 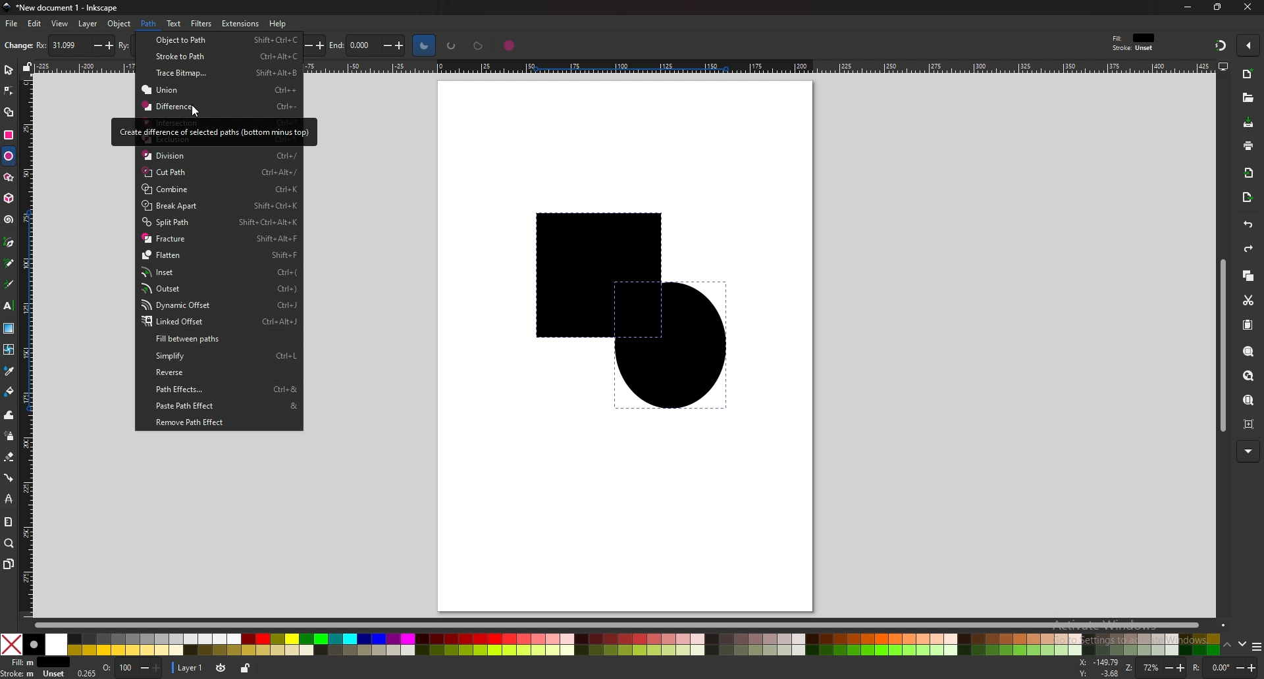 I want to click on cut, so click(x=1249, y=301).